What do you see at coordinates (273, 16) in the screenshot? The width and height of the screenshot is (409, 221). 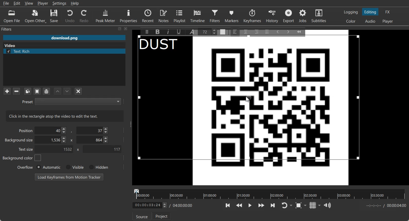 I see `History` at bounding box center [273, 16].